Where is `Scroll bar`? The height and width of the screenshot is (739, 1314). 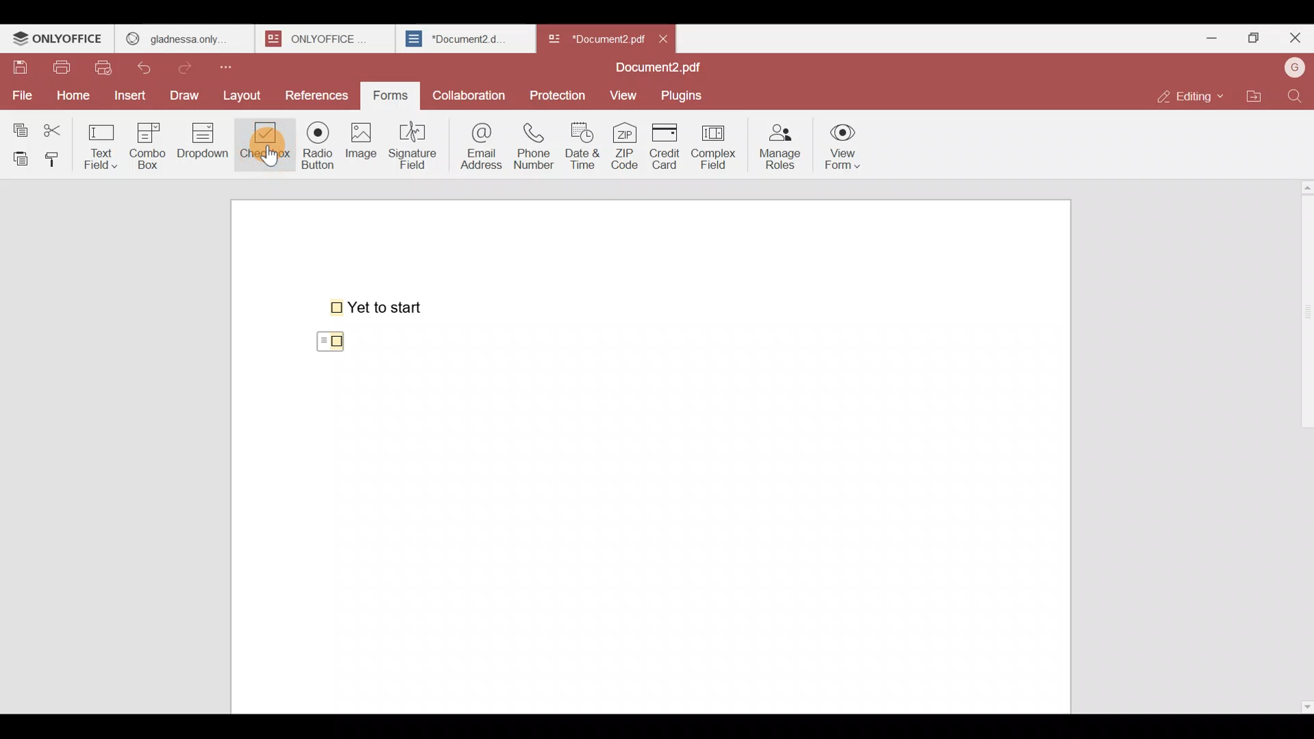
Scroll bar is located at coordinates (1302, 443).